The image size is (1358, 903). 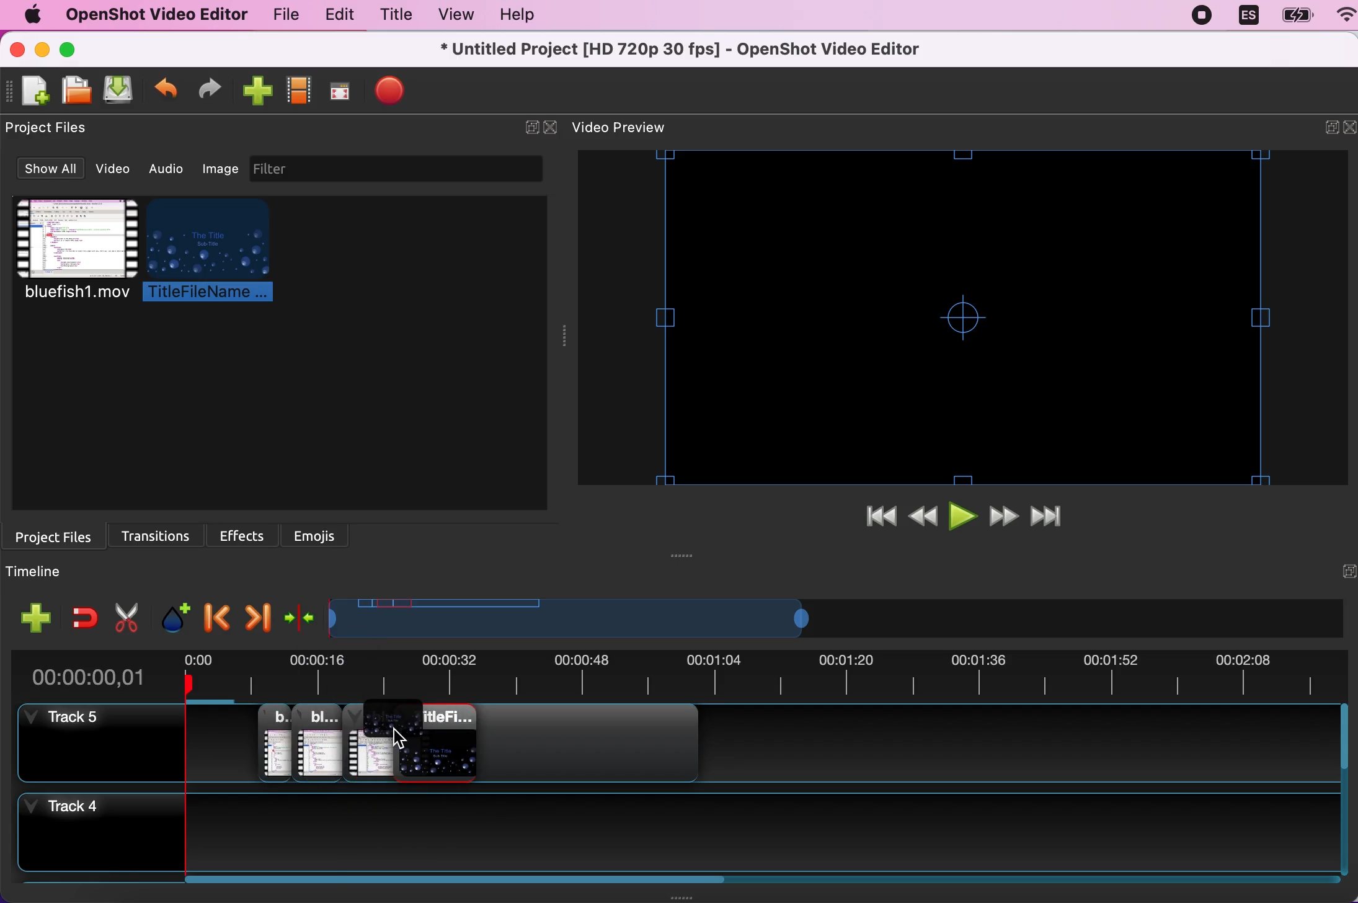 I want to click on track 4, so click(x=92, y=835).